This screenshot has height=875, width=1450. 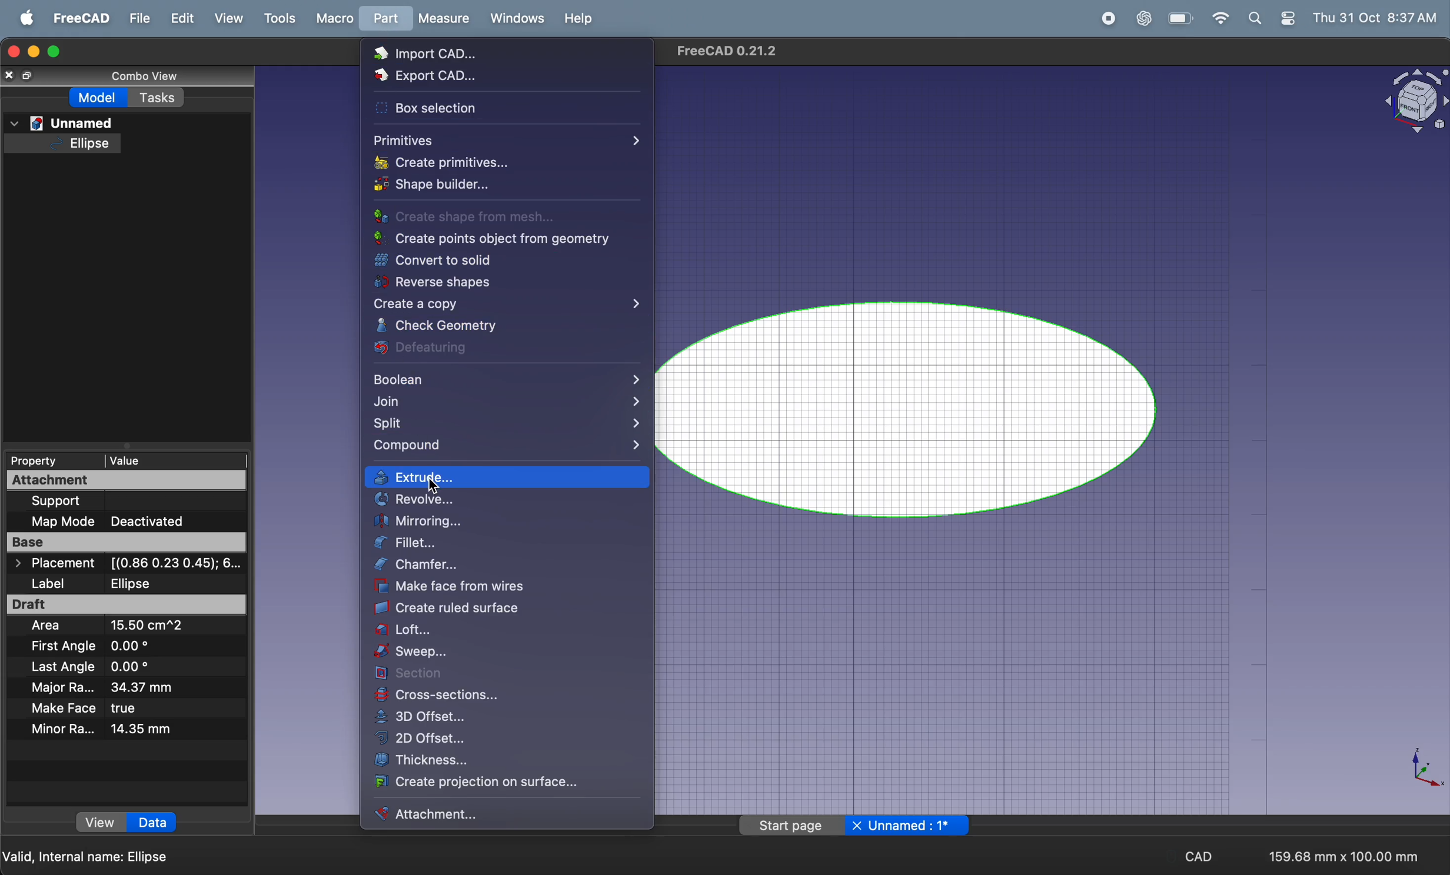 I want to click on fillet, so click(x=503, y=543).